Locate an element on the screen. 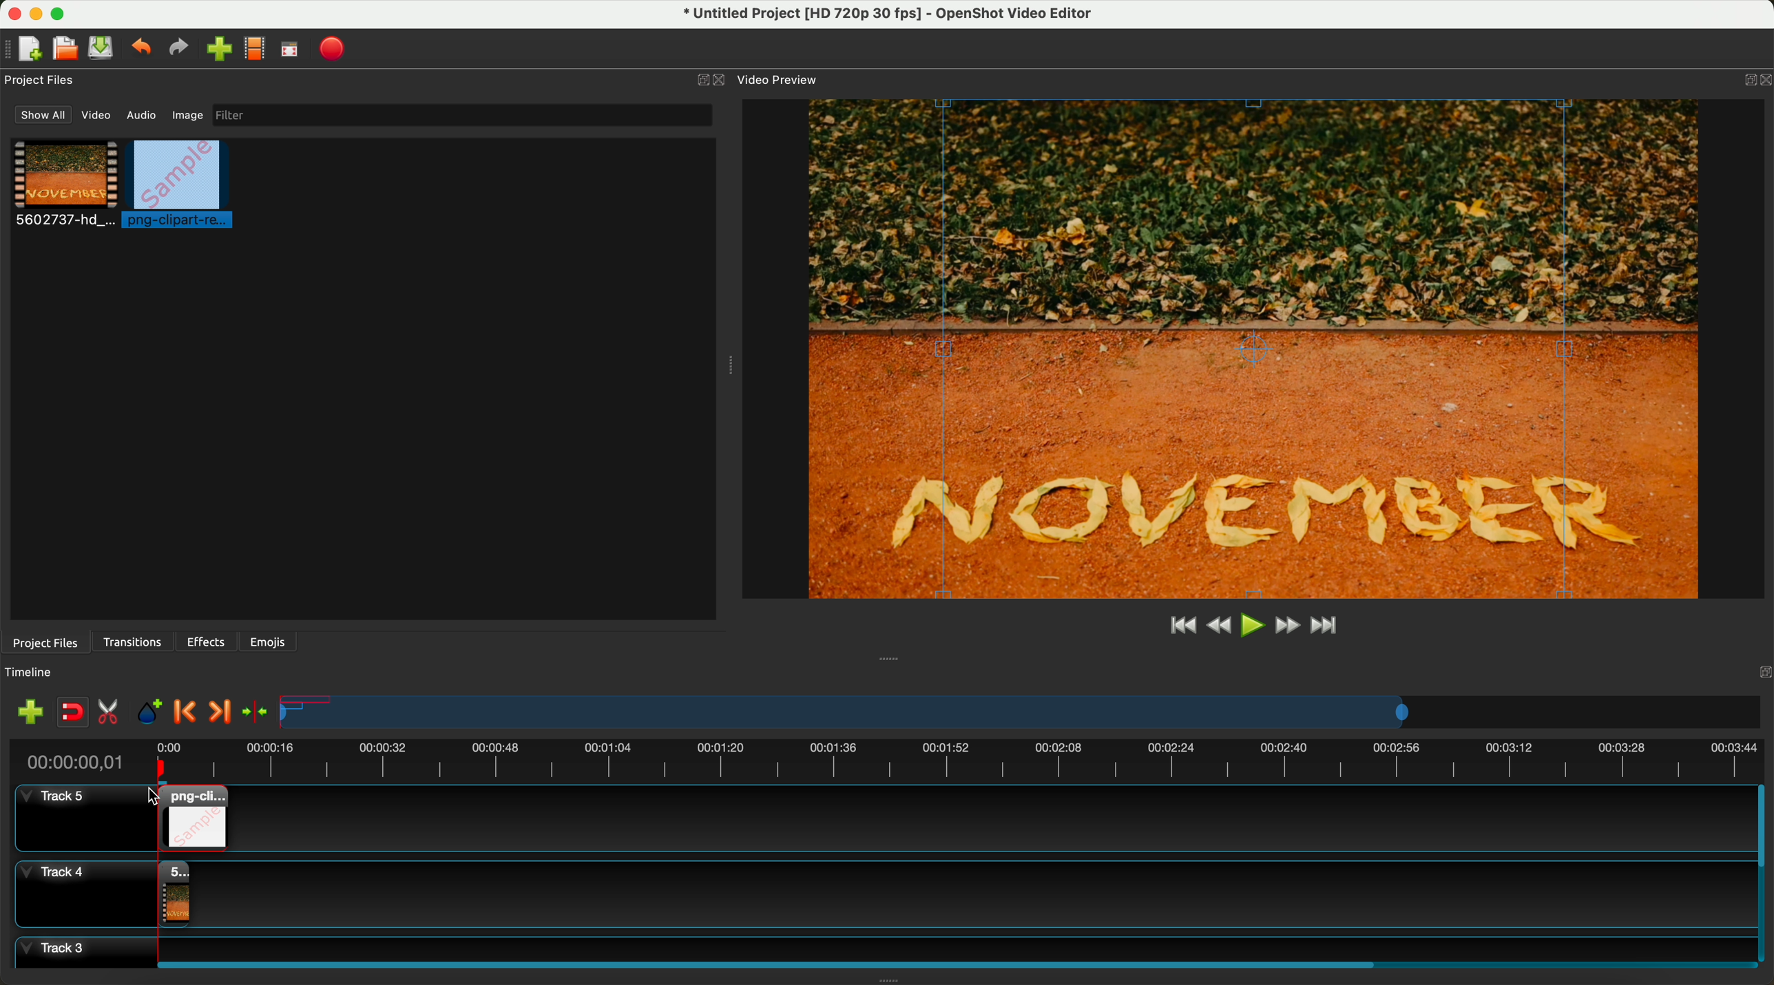 The width and height of the screenshot is (1774, 985). add mark is located at coordinates (153, 714).